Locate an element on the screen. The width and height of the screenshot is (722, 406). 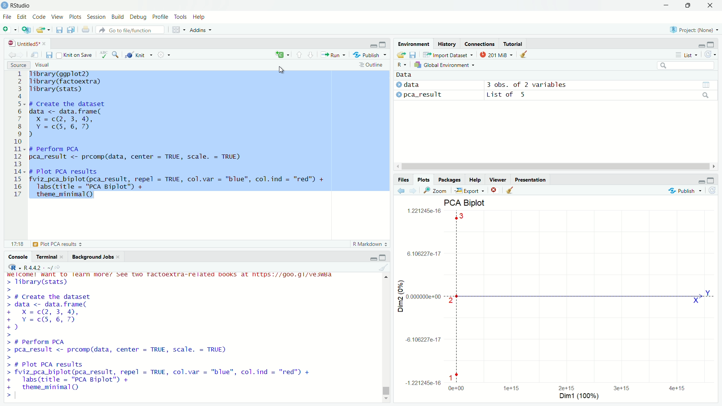
Help is located at coordinates (200, 17).